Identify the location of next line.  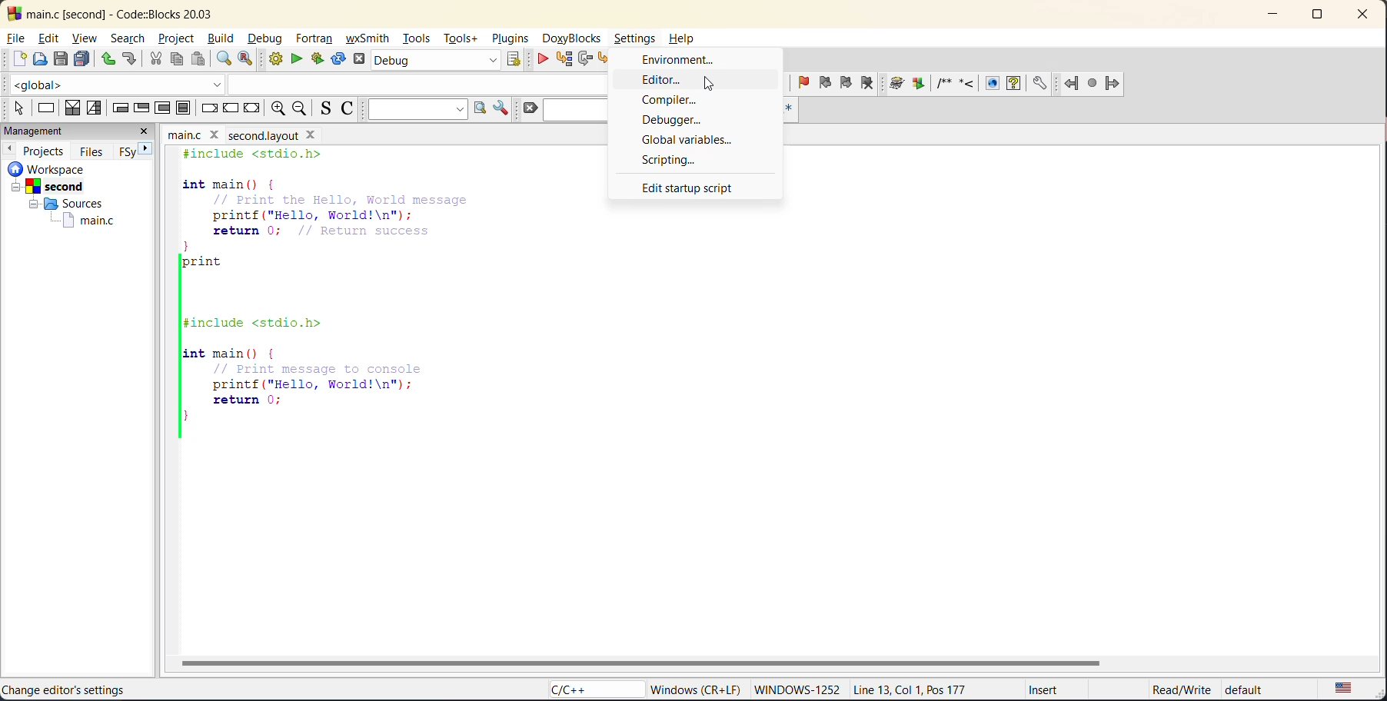
(584, 59).